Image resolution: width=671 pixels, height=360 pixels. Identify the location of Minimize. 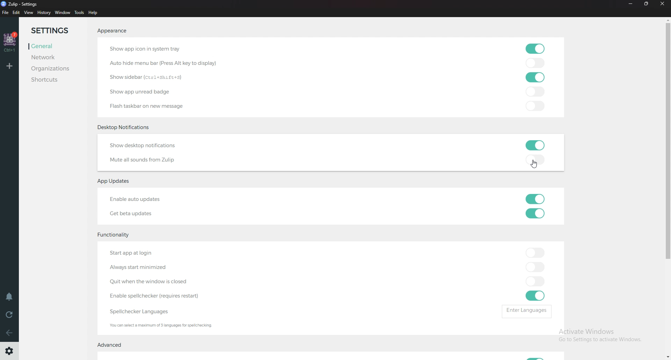
(630, 4).